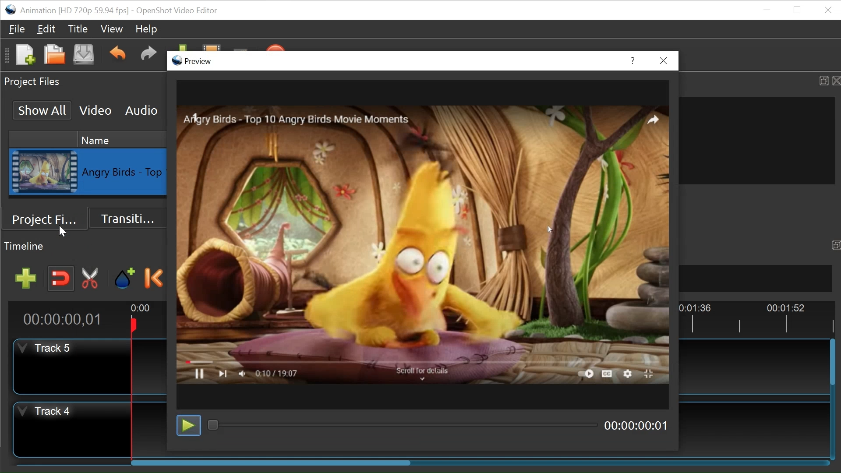 This screenshot has height=473, width=841. I want to click on cursor, so click(66, 231).